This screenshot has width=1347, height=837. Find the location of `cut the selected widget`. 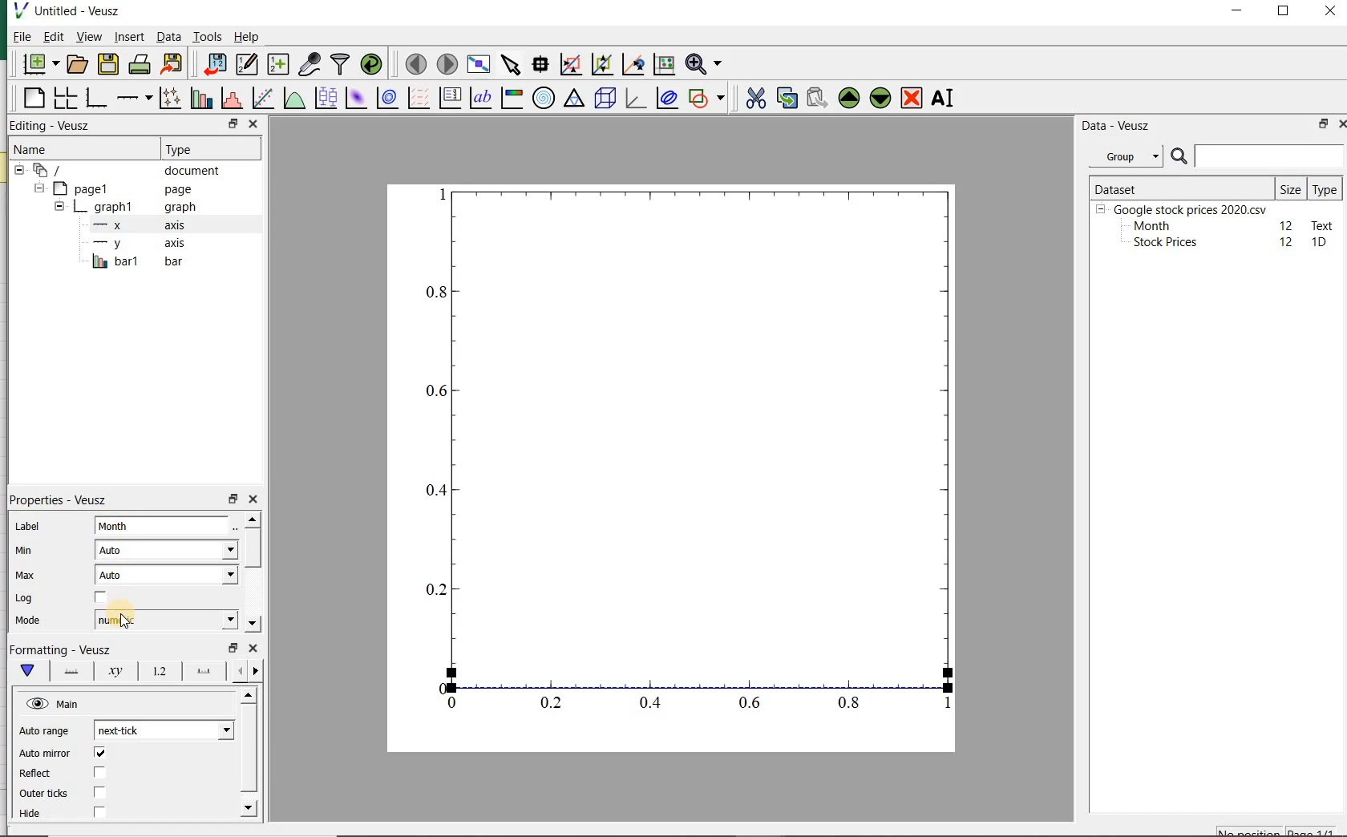

cut the selected widget is located at coordinates (757, 100).